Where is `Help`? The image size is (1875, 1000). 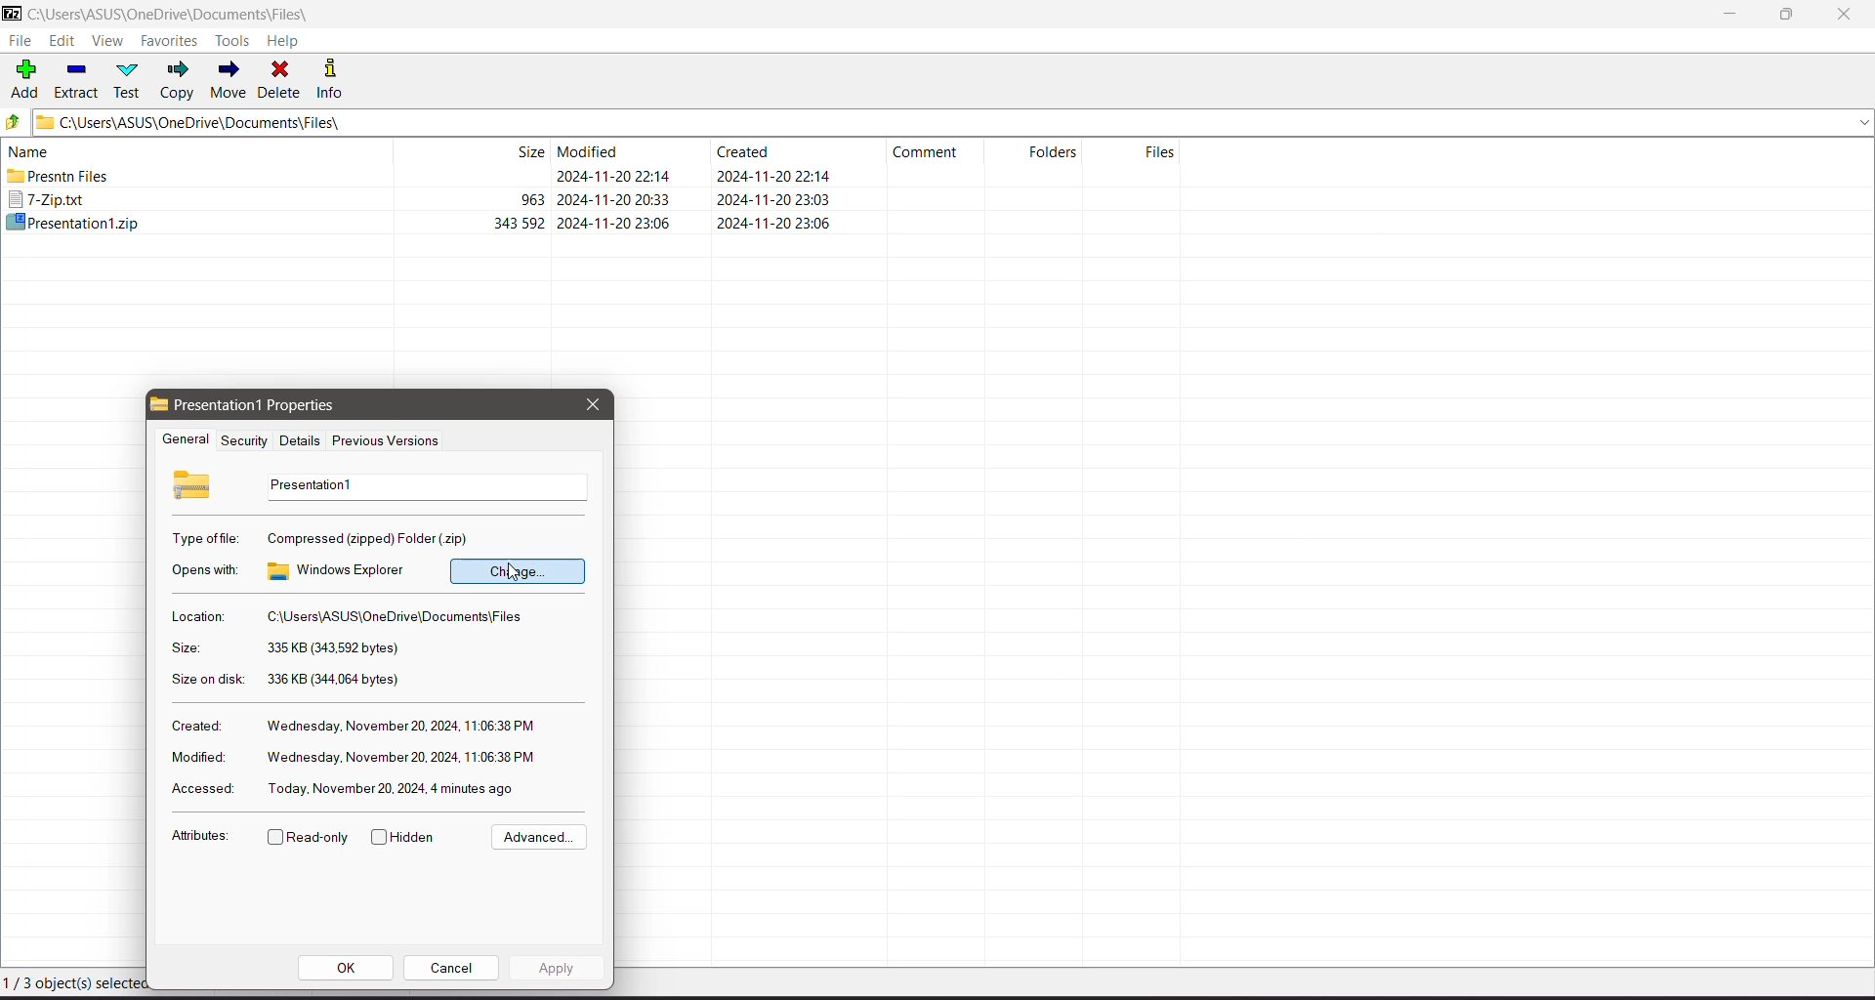 Help is located at coordinates (283, 41).